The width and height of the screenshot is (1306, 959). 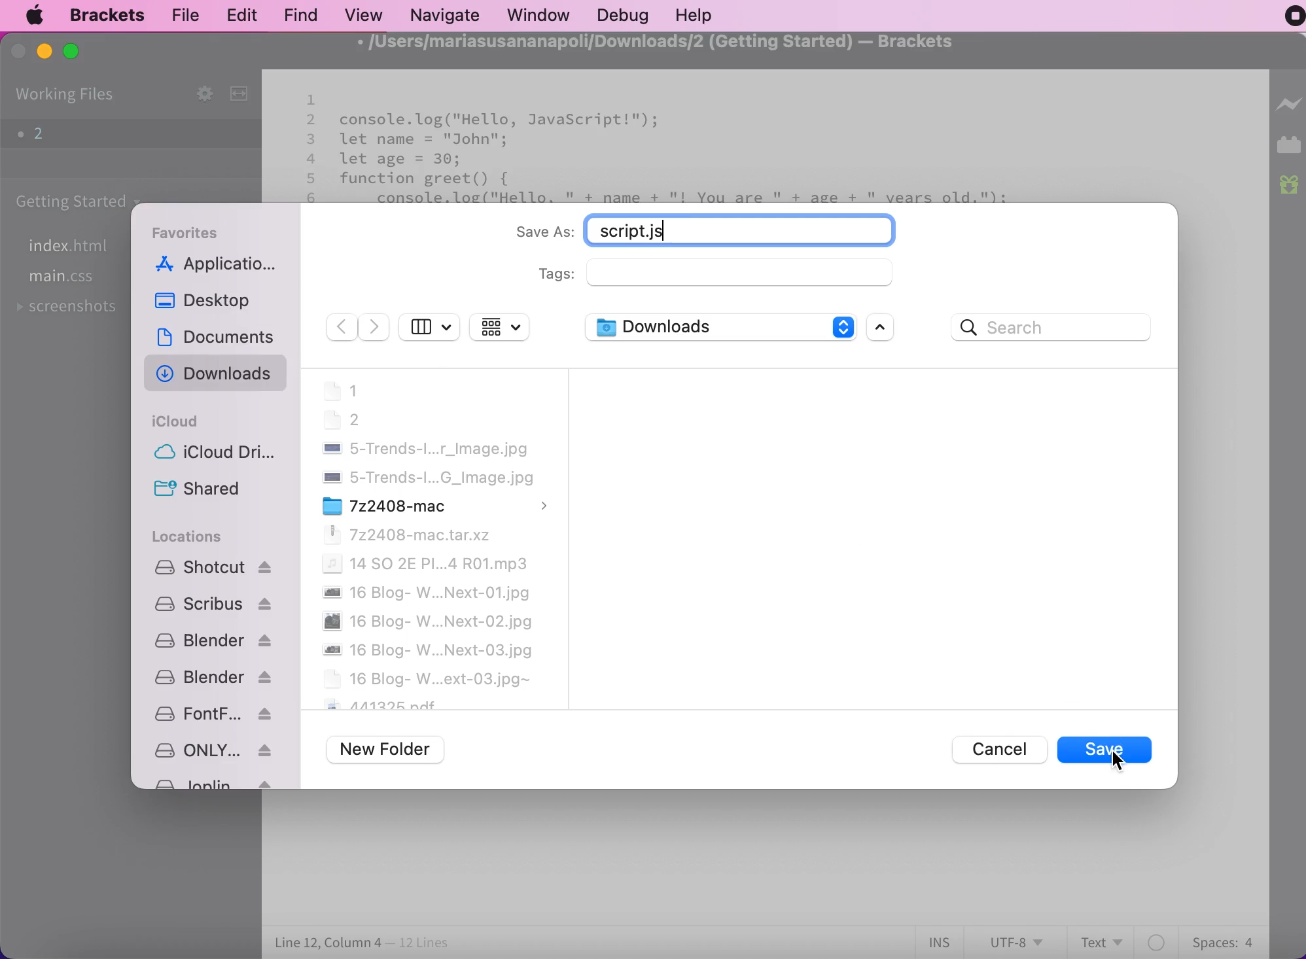 I want to click on index.html, so click(x=75, y=246).